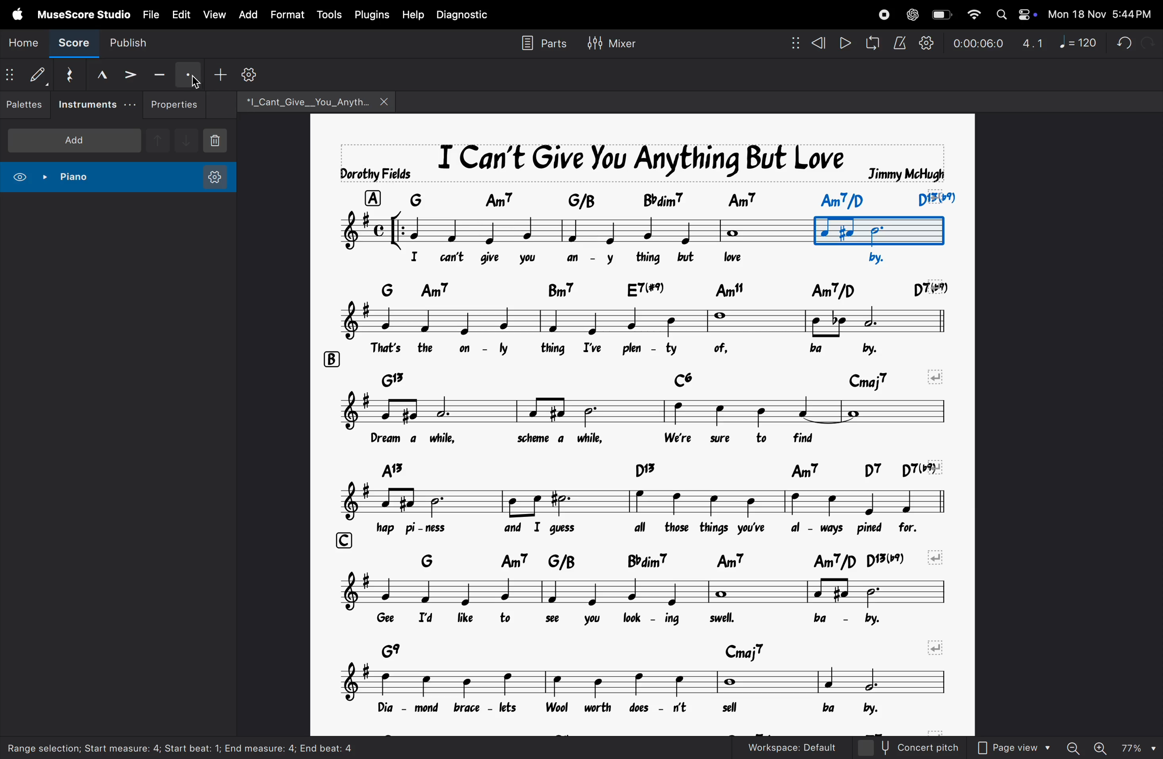  Describe the element at coordinates (372, 16) in the screenshot. I see `plugins` at that location.